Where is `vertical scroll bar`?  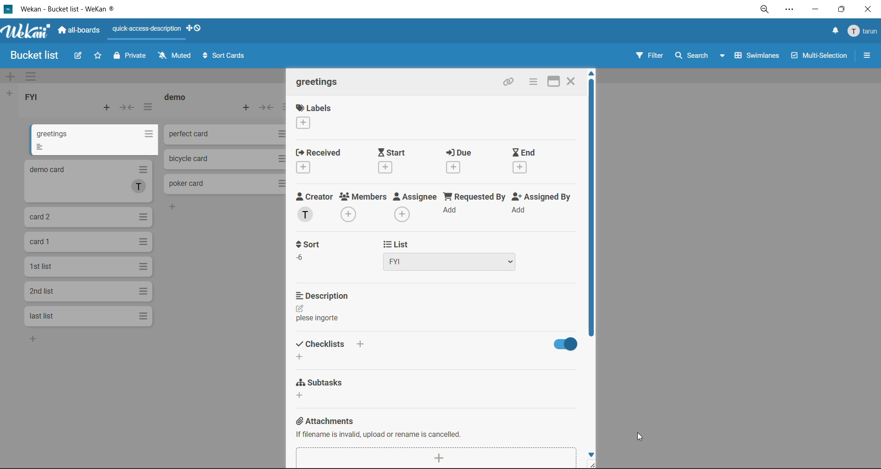
vertical scroll bar is located at coordinates (591, 208).